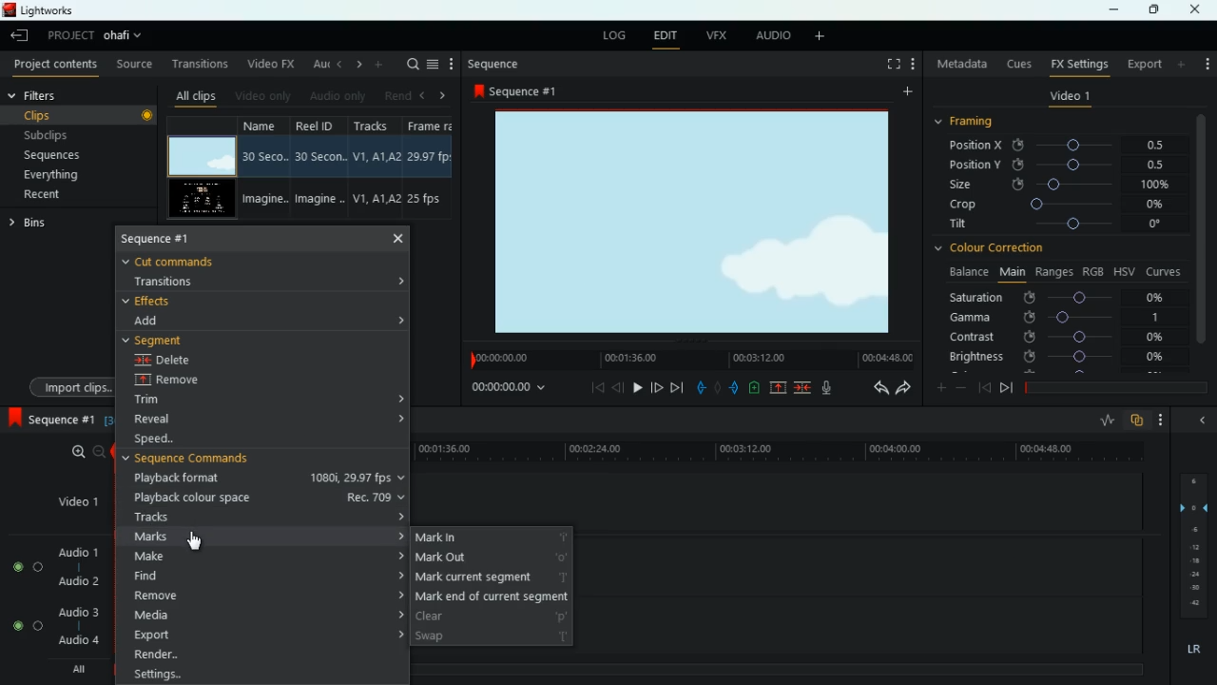 The height and width of the screenshot is (685, 1217). Describe the element at coordinates (356, 66) in the screenshot. I see `right` at that location.